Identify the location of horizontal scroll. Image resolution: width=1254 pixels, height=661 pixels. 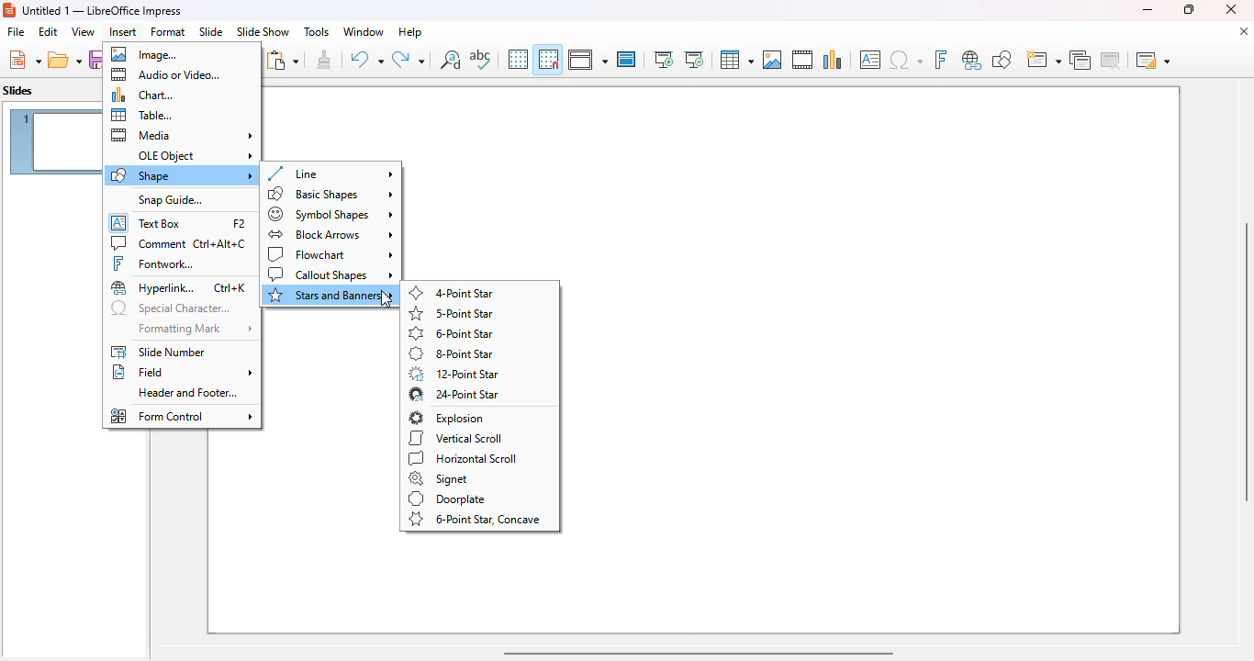
(465, 458).